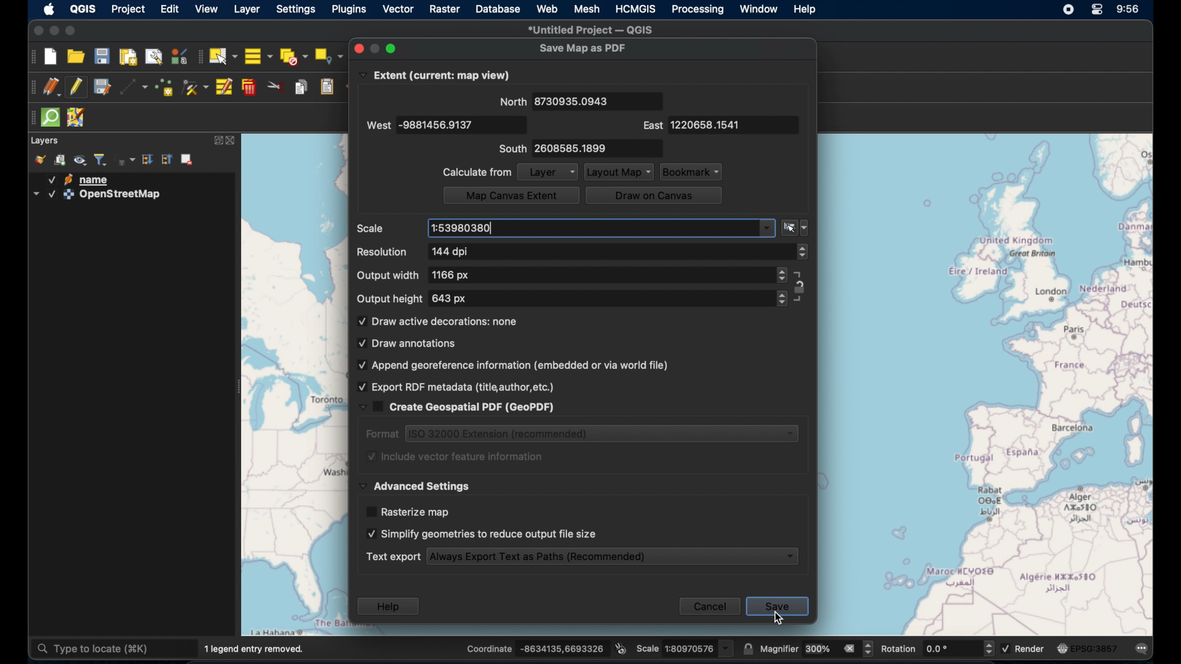 This screenshot has height=664, width=1181. I want to click on apple icon, so click(49, 10).